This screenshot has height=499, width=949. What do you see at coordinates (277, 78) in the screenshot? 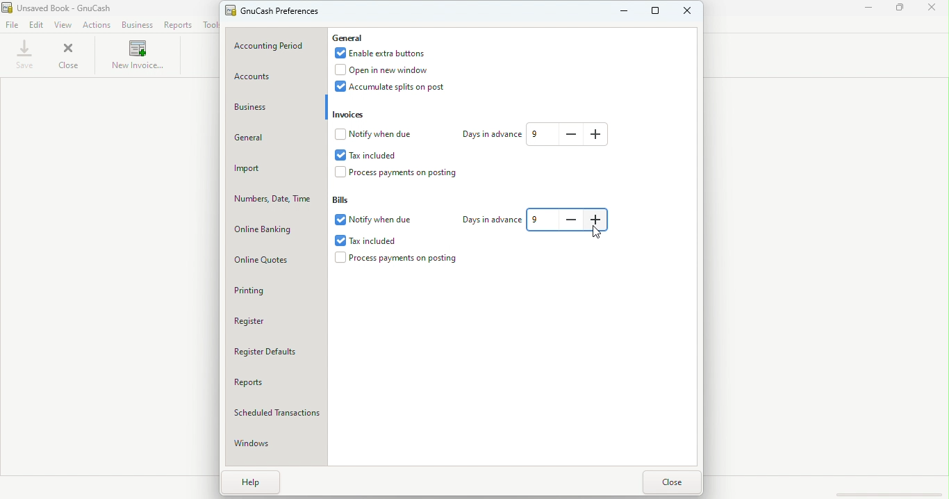
I see `Accounts` at bounding box center [277, 78].